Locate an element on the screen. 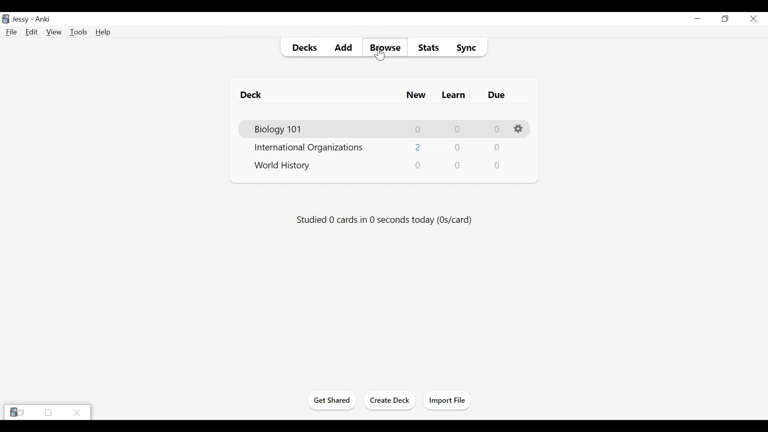 Image resolution: width=768 pixels, height=432 pixels. minimize is located at coordinates (698, 18).